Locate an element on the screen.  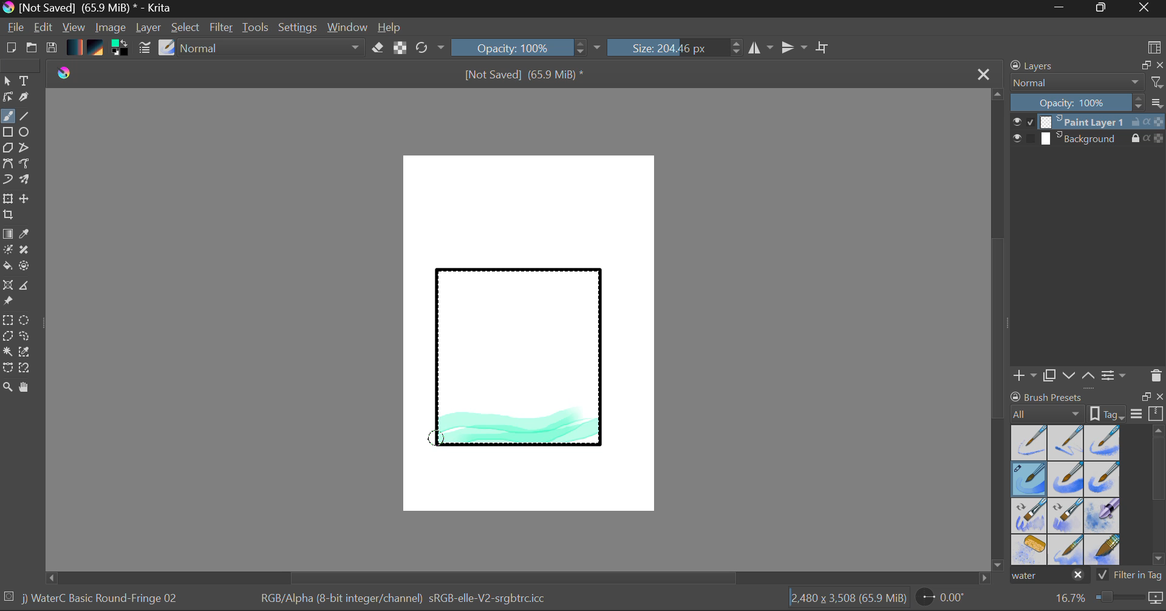
Multibrush Tool is located at coordinates (26, 181).